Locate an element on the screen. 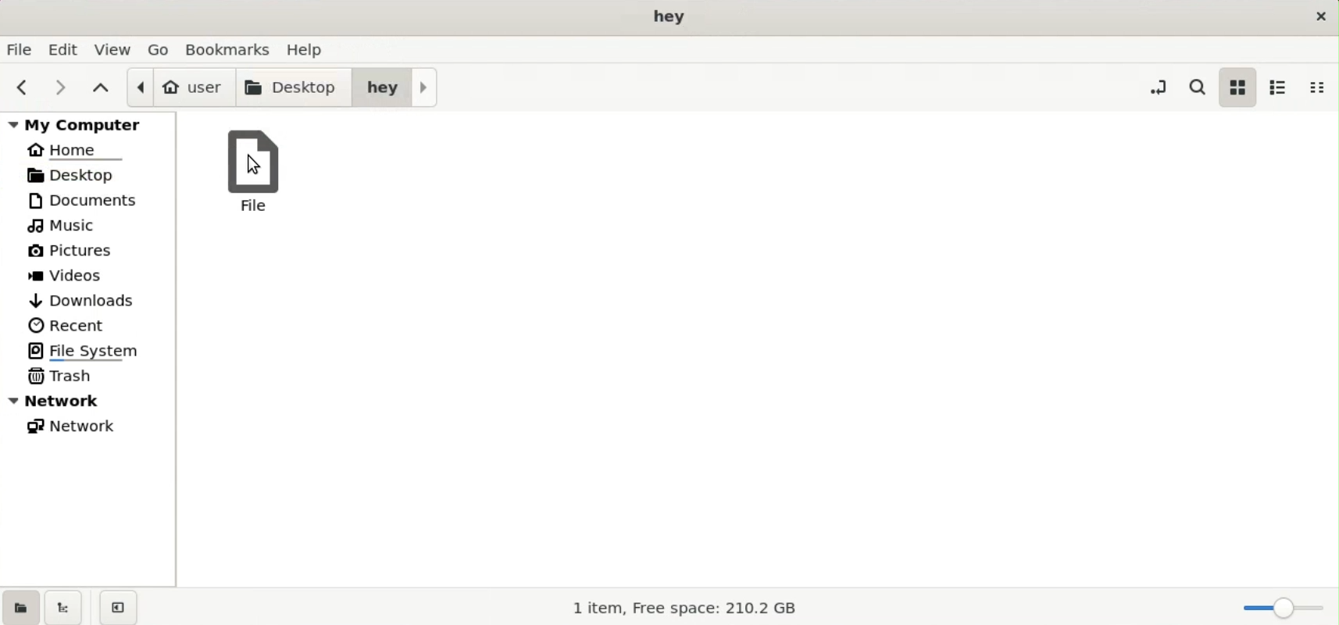  compact view is located at coordinates (1322, 87).